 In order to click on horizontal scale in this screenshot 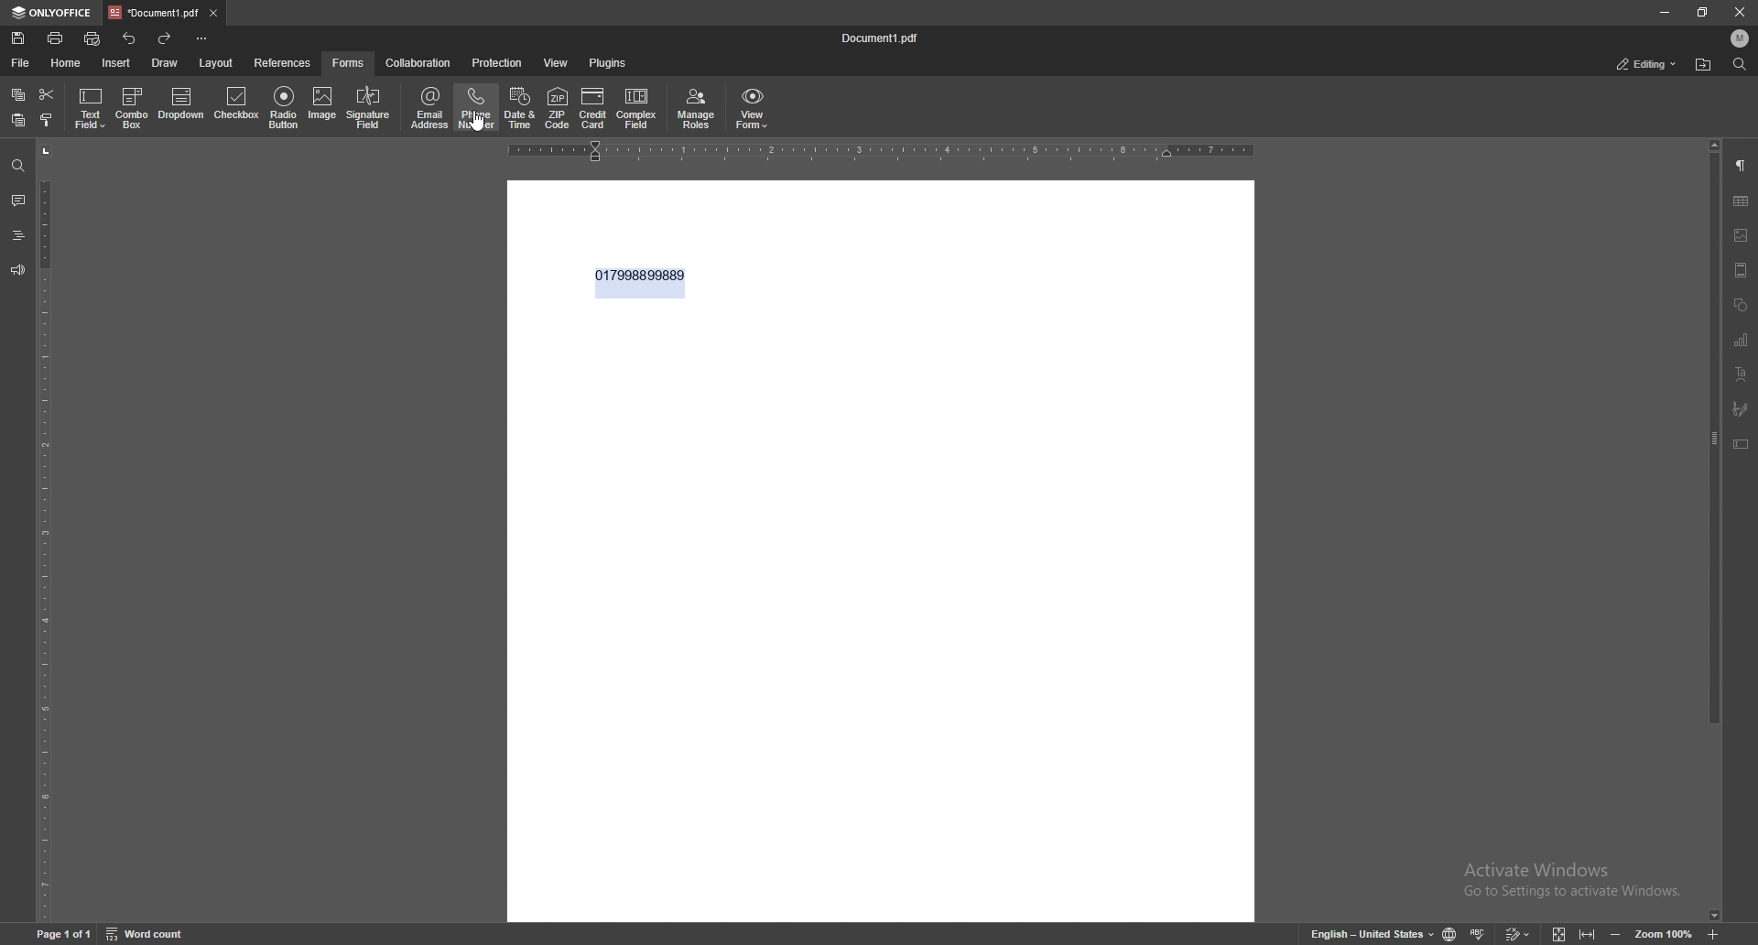, I will do `click(882, 151)`.